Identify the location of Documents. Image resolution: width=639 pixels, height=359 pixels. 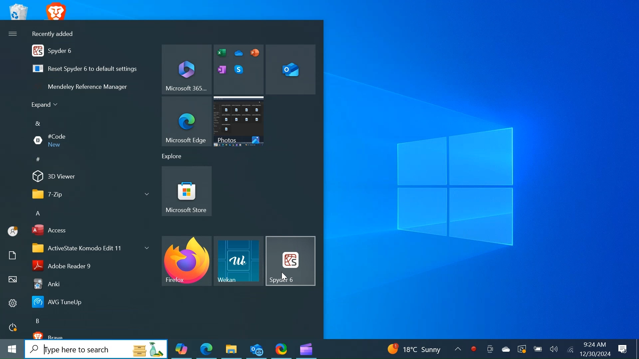
(13, 255).